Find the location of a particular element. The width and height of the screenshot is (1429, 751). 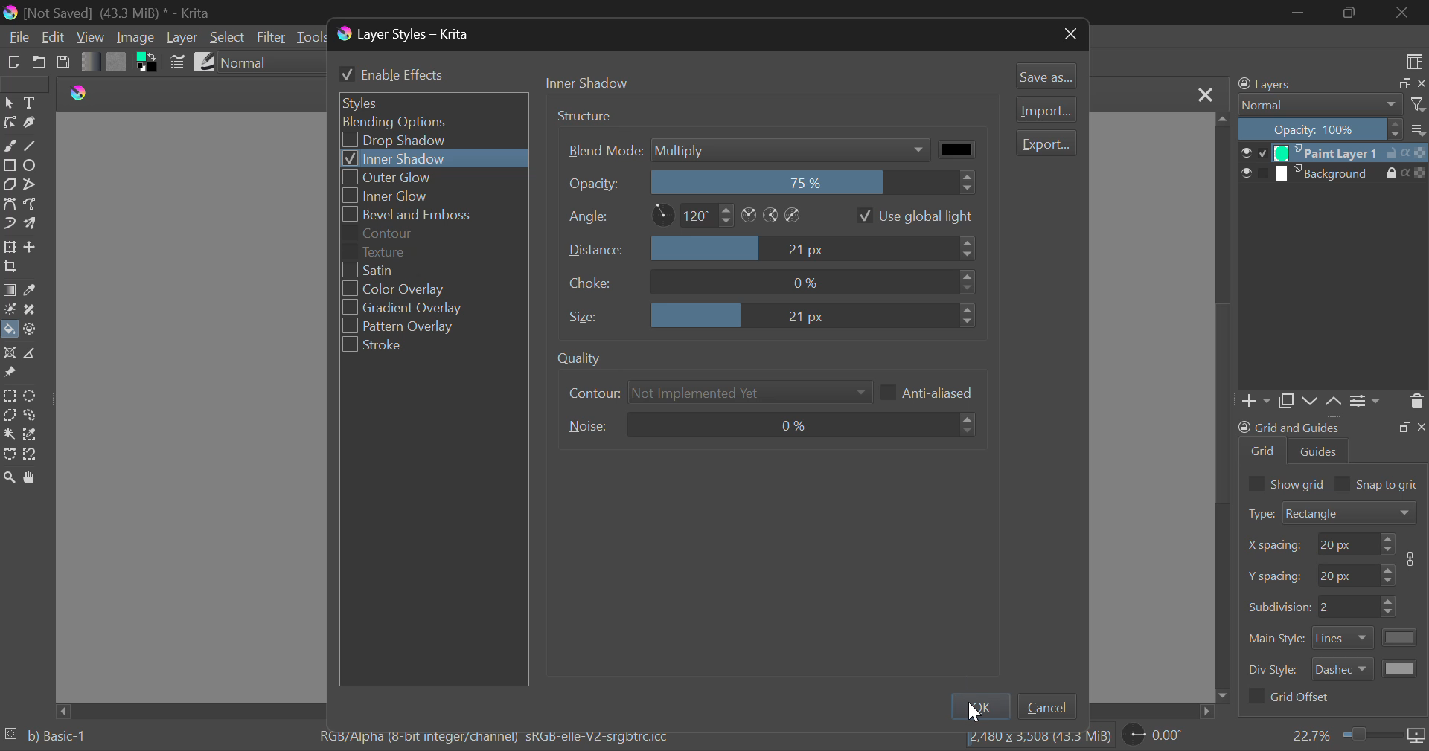

Colors in Use is located at coordinates (149, 65).